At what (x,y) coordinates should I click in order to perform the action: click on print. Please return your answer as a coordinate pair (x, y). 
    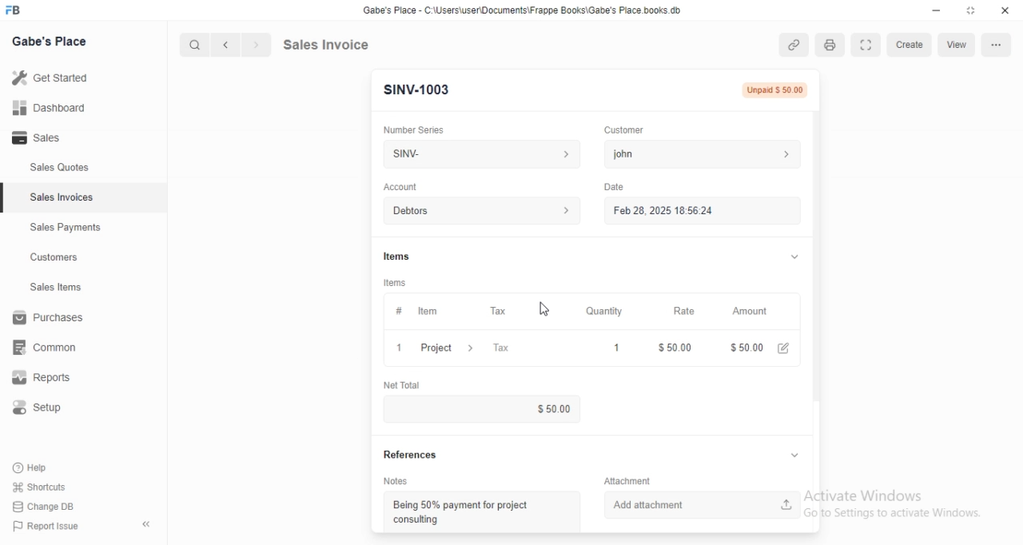
    Looking at the image, I should click on (830, 44).